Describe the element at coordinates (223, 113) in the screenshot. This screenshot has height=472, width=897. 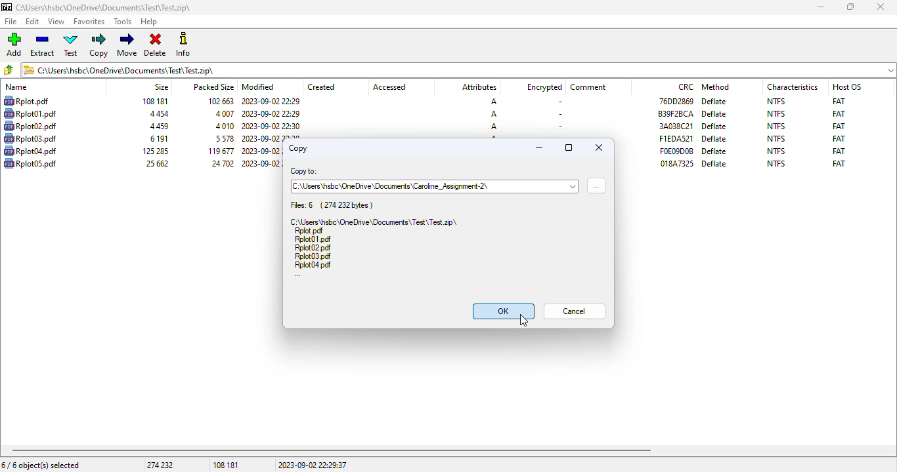
I see `packed size` at that location.